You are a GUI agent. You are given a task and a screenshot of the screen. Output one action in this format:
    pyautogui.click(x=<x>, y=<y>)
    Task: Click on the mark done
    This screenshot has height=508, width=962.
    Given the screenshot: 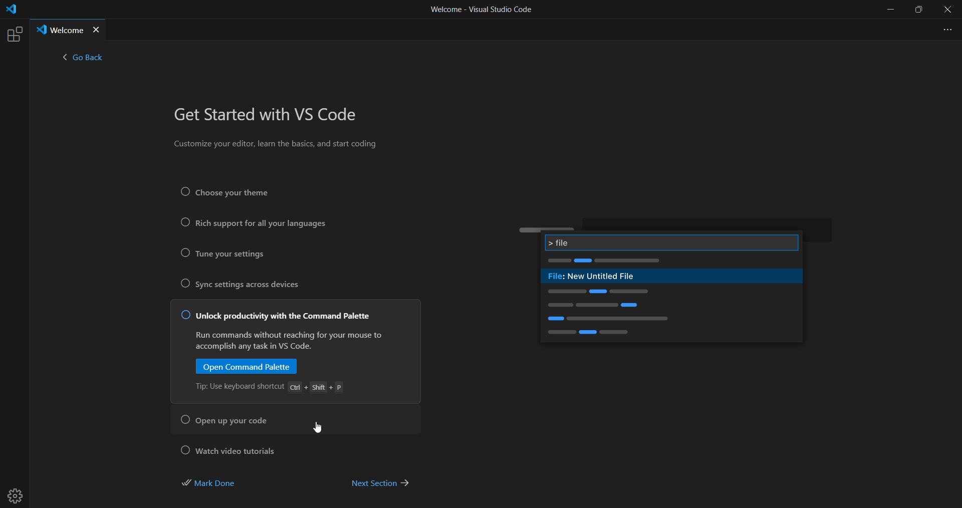 What is the action you would take?
    pyautogui.click(x=216, y=482)
    